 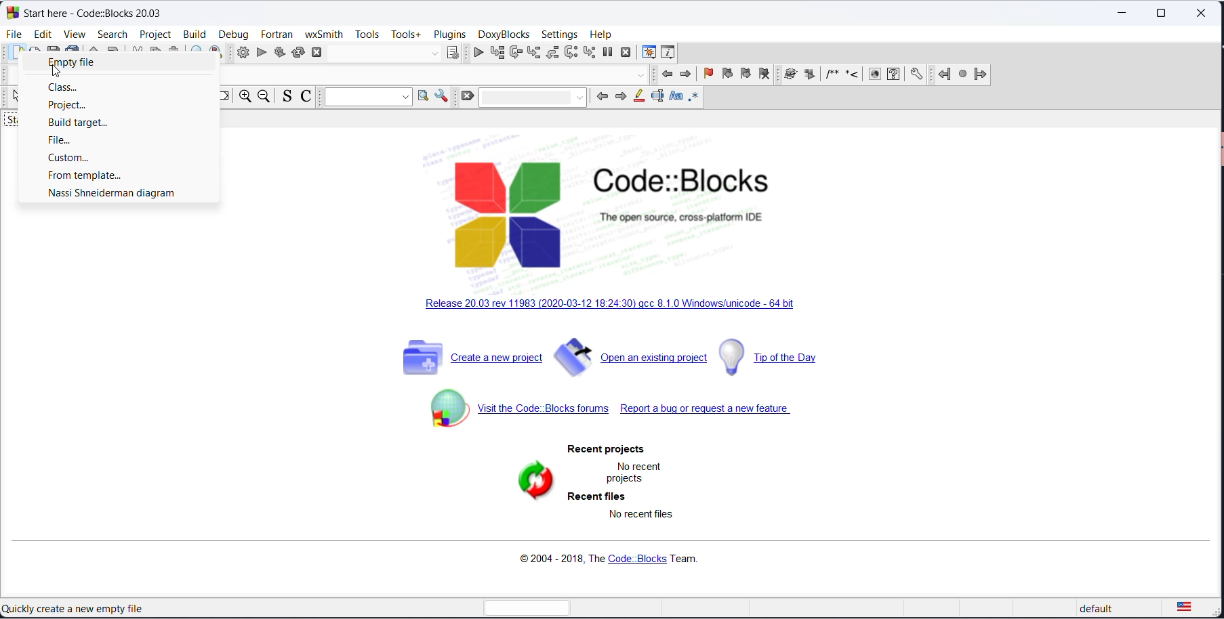 What do you see at coordinates (455, 53) in the screenshot?
I see `target dialog` at bounding box center [455, 53].